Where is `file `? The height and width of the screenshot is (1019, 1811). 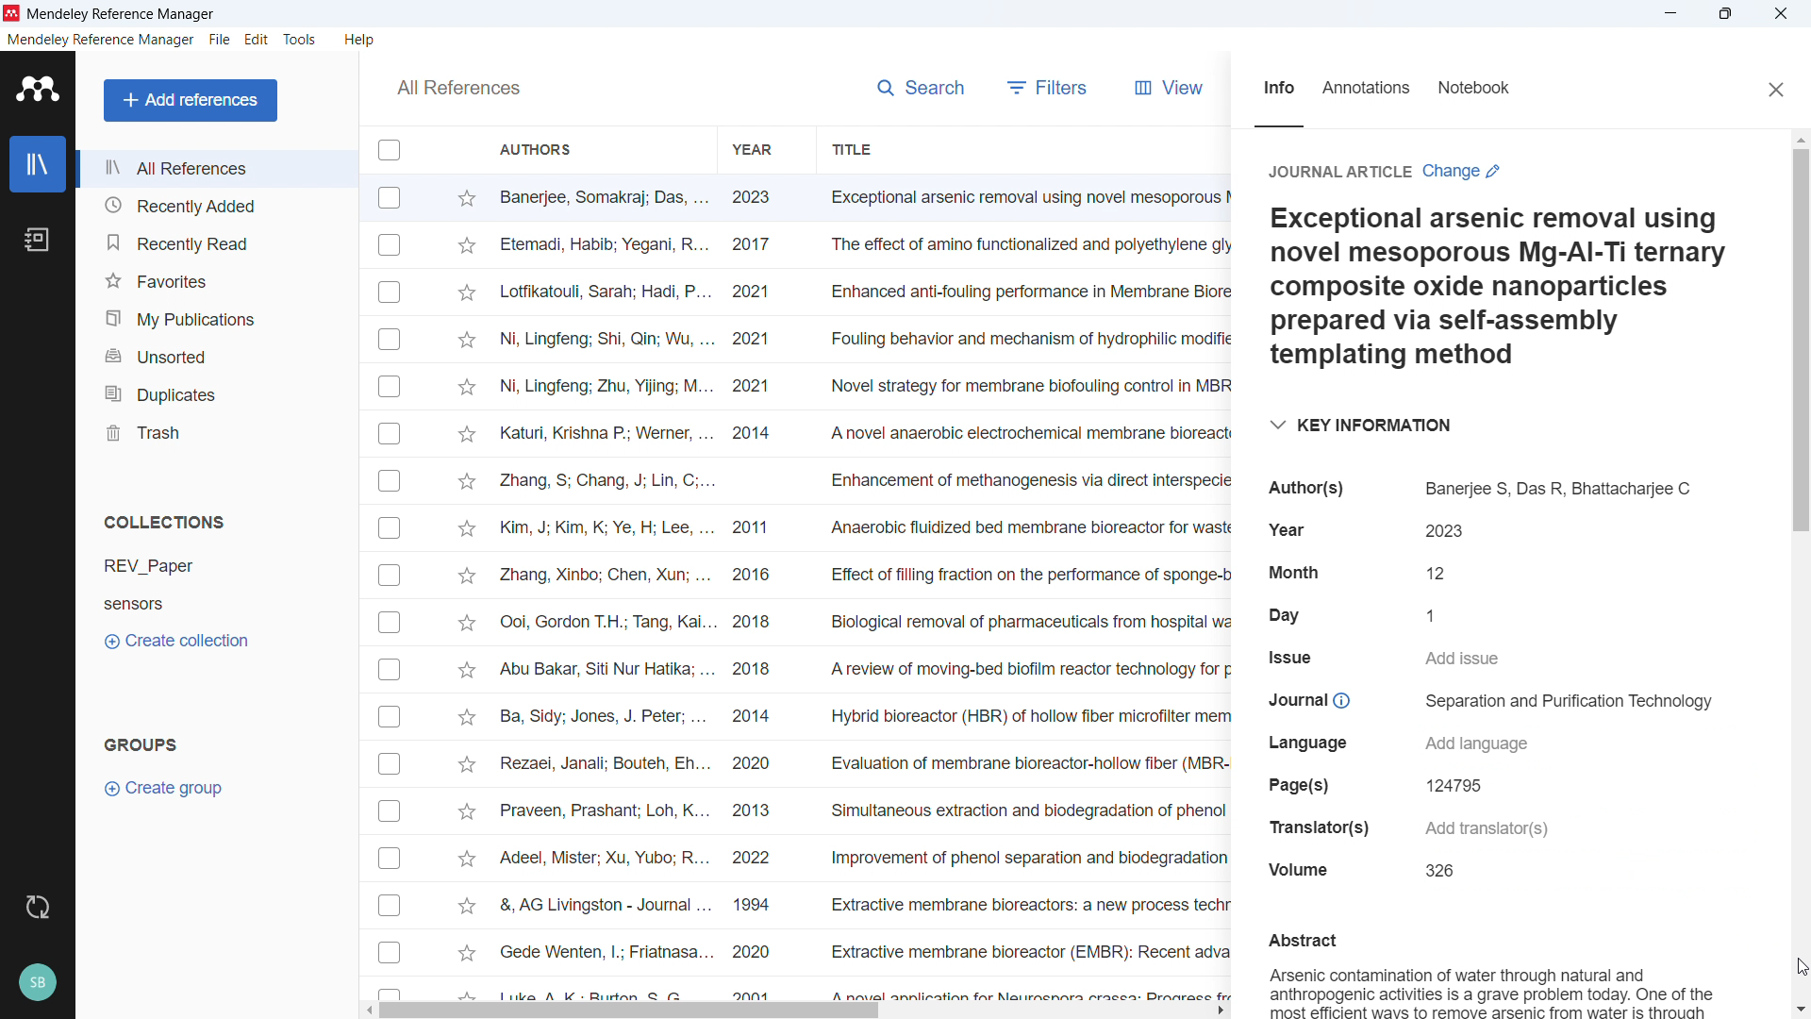
file  is located at coordinates (220, 41).